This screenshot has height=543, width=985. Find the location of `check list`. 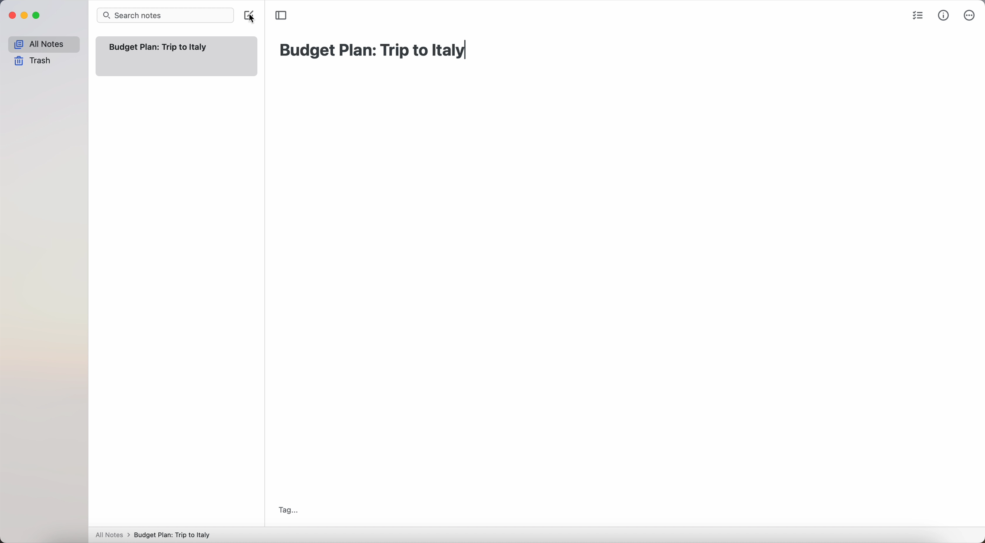

check list is located at coordinates (918, 17).